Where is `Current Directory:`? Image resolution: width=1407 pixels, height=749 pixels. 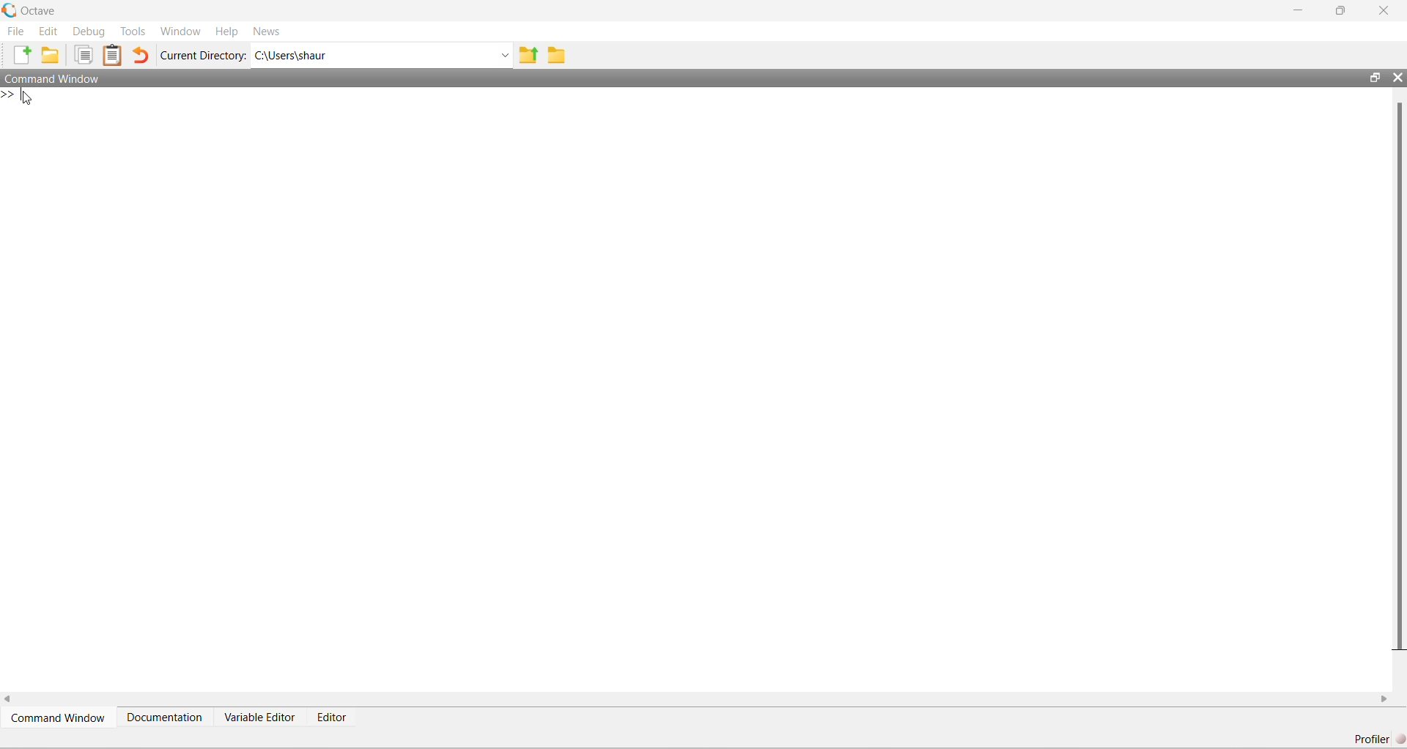 Current Directory: is located at coordinates (204, 56).